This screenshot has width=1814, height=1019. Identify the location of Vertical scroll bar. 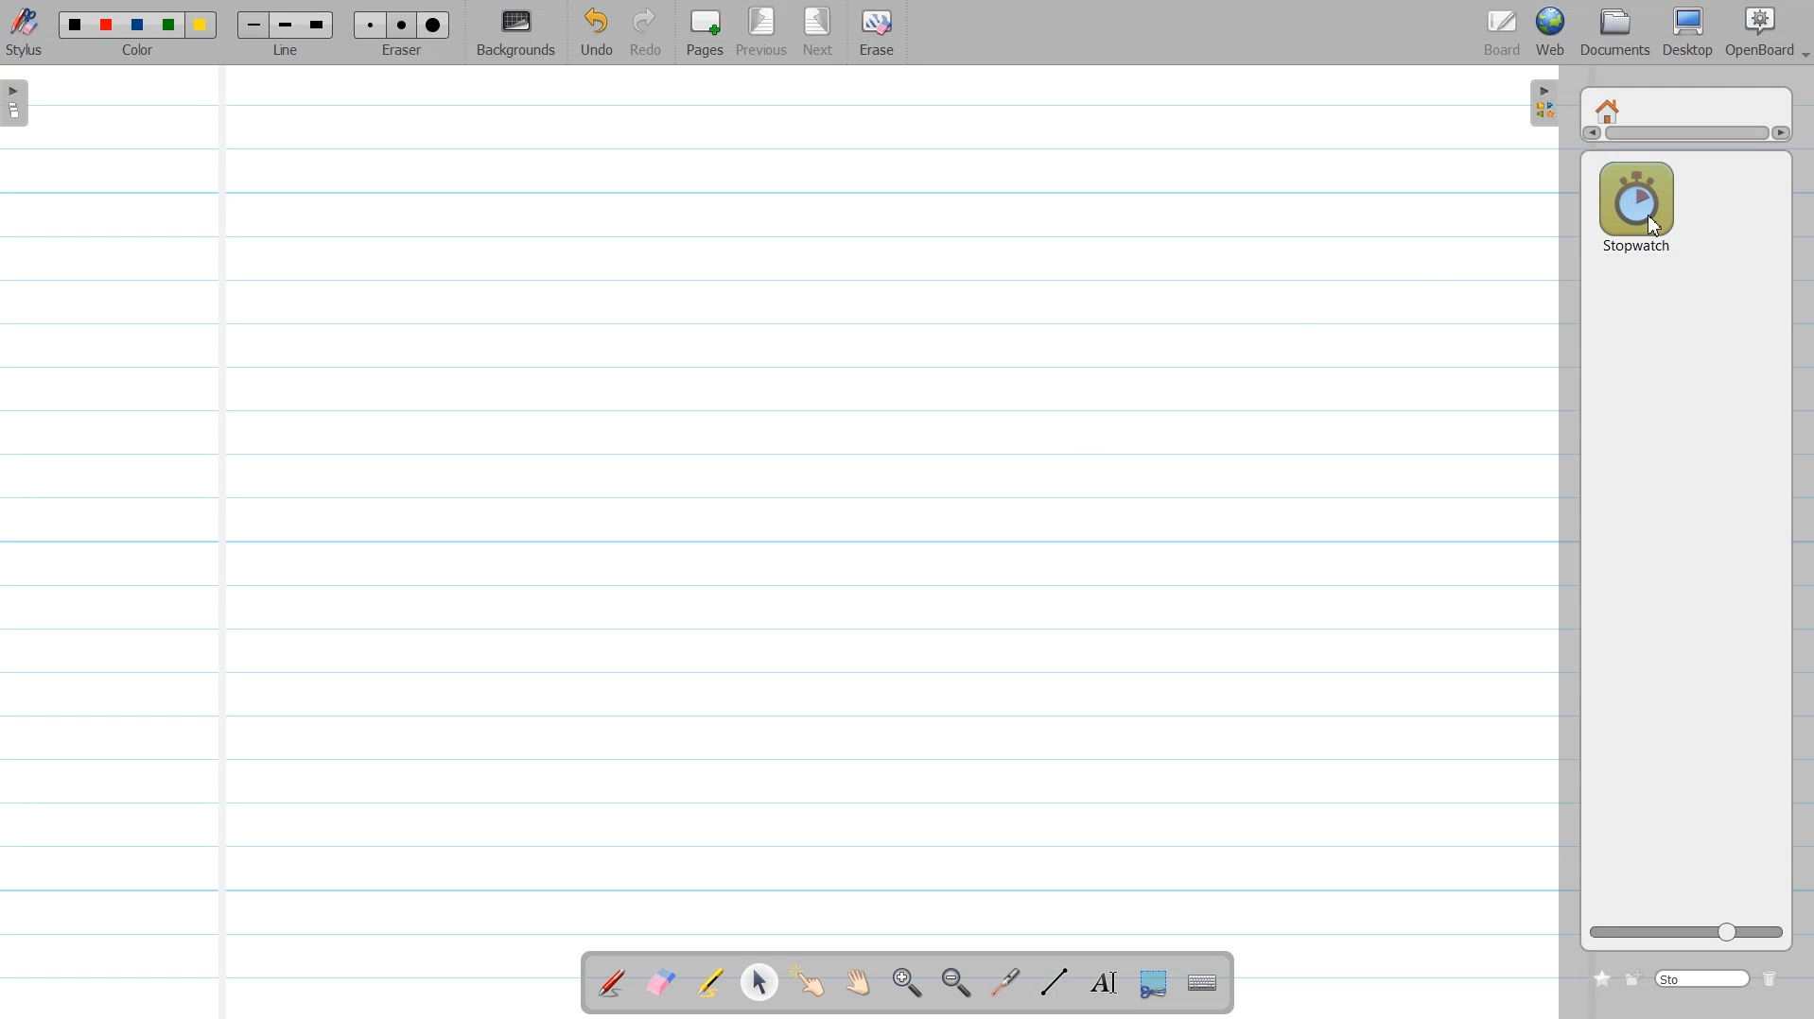
(1685, 136).